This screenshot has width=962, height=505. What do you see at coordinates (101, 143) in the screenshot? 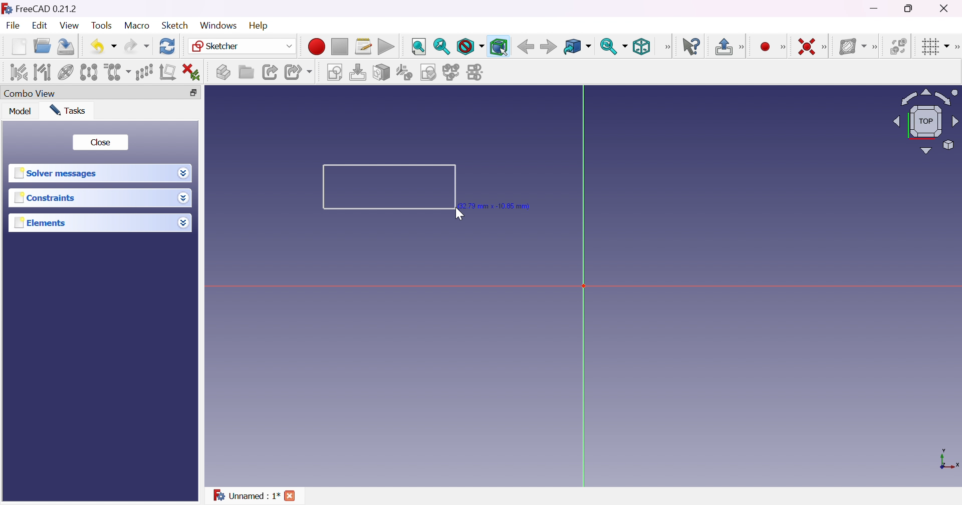
I see `Close` at bounding box center [101, 143].